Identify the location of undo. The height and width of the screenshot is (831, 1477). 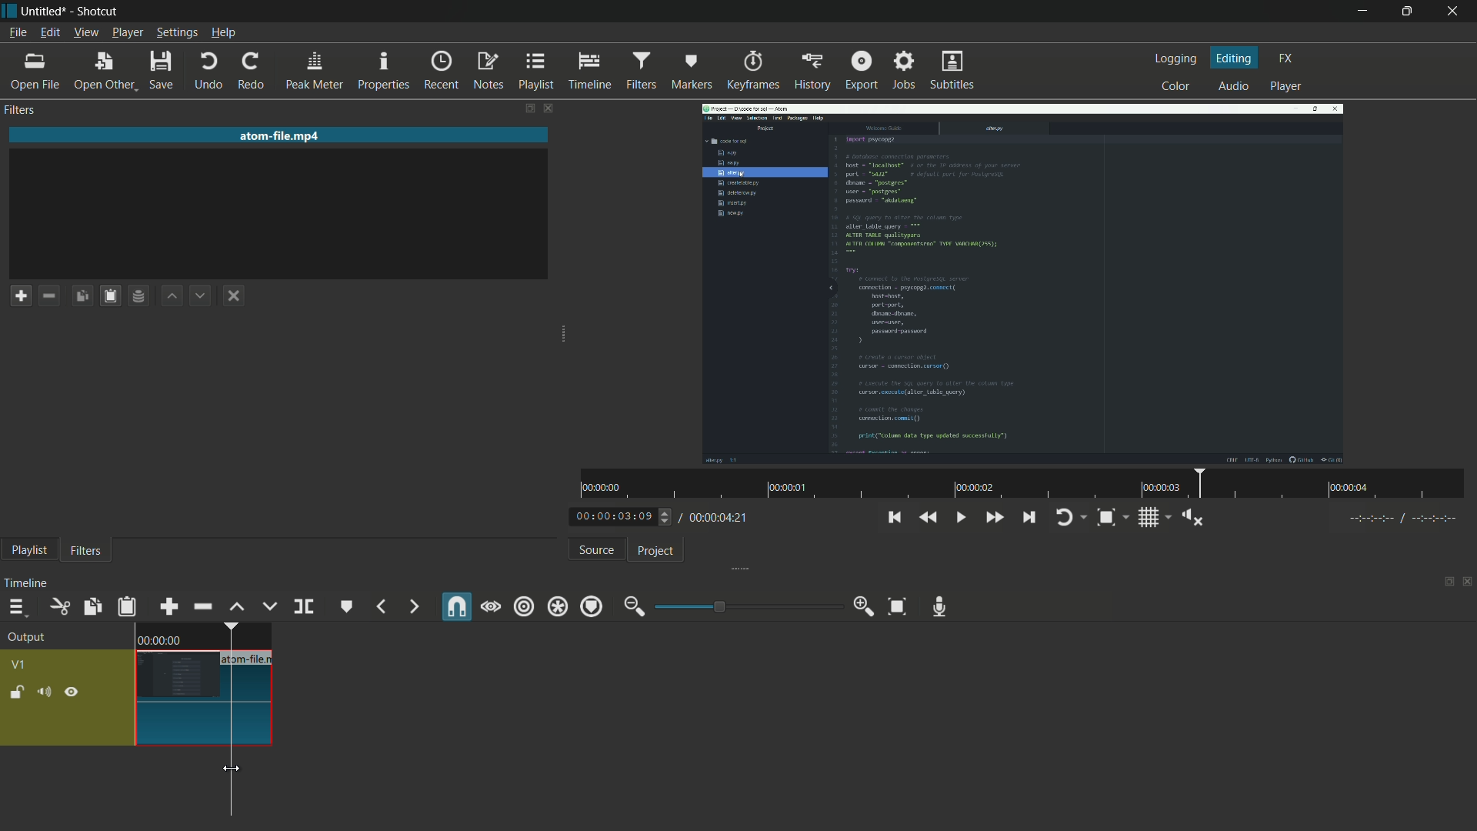
(209, 70).